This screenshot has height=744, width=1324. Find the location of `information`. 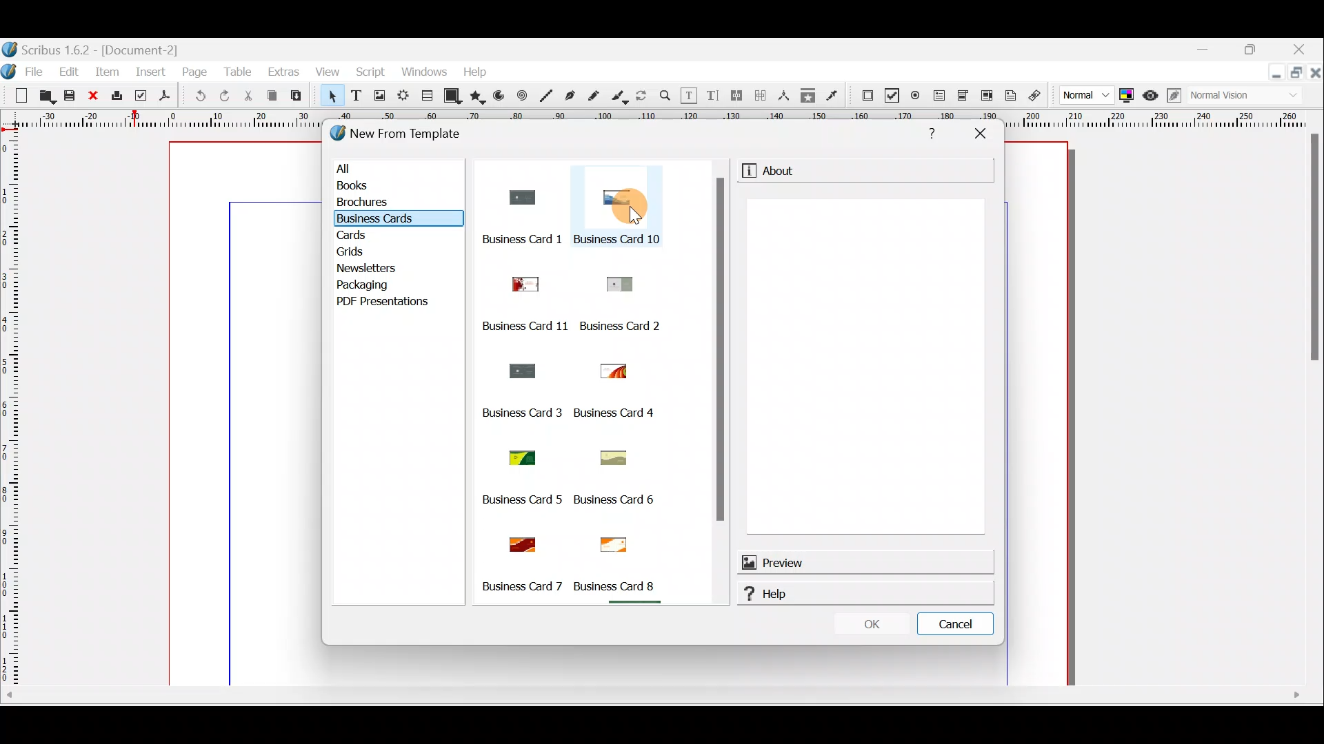

information is located at coordinates (747, 172).